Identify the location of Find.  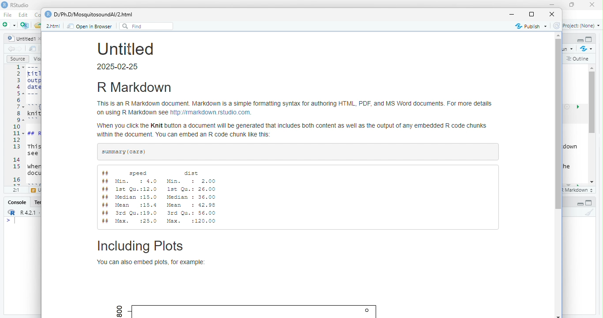
(147, 26).